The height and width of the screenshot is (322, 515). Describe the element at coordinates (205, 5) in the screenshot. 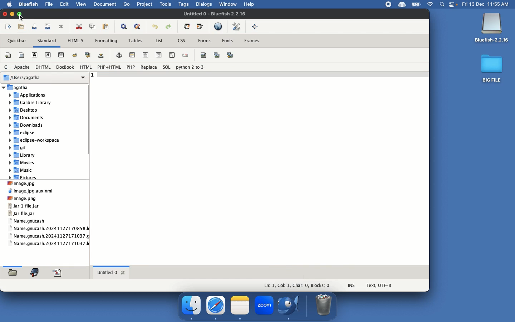

I see `dialogs` at that location.